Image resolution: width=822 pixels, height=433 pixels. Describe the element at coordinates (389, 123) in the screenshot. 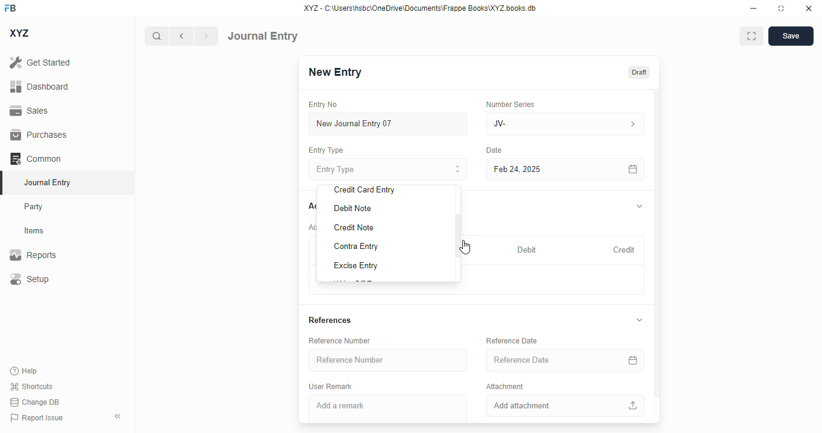

I see `new journal entry 07` at that location.